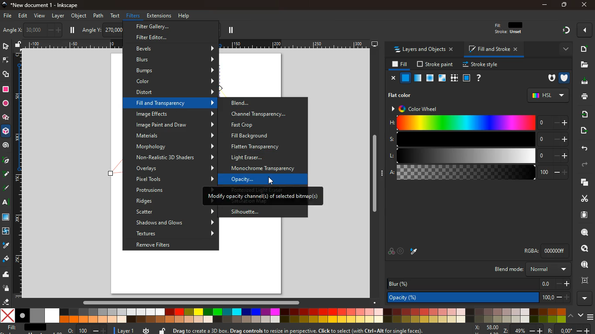 The height and width of the screenshot is (334, 595). What do you see at coordinates (563, 5) in the screenshot?
I see `Restore` at bounding box center [563, 5].